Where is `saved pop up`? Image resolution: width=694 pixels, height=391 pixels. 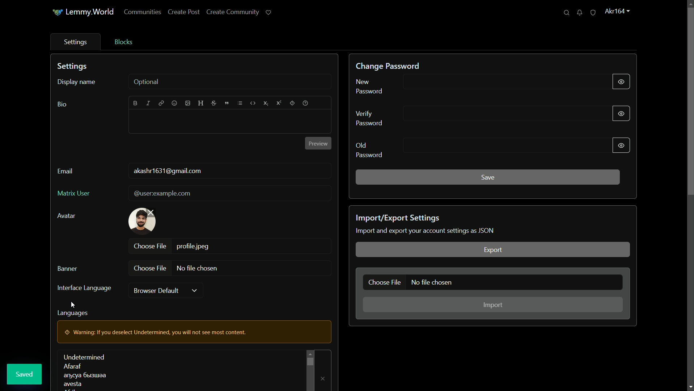 saved pop up is located at coordinates (25, 374).